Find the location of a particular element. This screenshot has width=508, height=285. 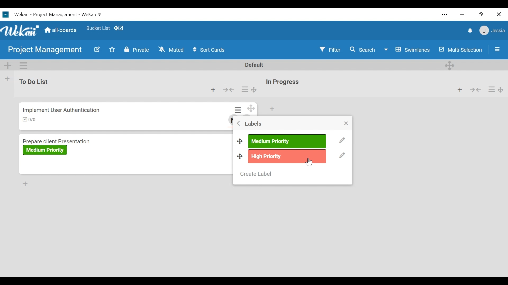

Labels is located at coordinates (254, 124).